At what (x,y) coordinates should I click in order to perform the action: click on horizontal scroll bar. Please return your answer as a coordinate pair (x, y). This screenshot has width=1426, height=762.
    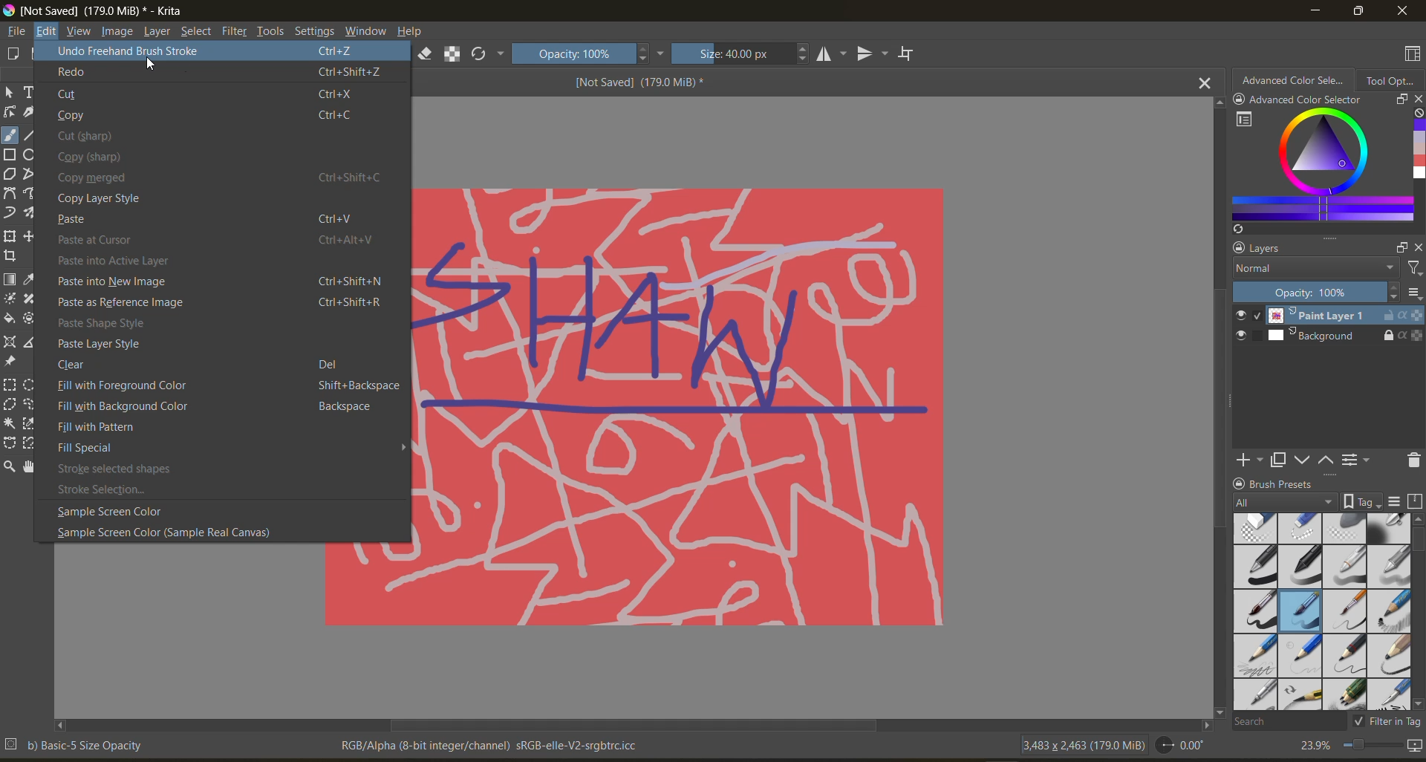
    Looking at the image, I should click on (635, 726).